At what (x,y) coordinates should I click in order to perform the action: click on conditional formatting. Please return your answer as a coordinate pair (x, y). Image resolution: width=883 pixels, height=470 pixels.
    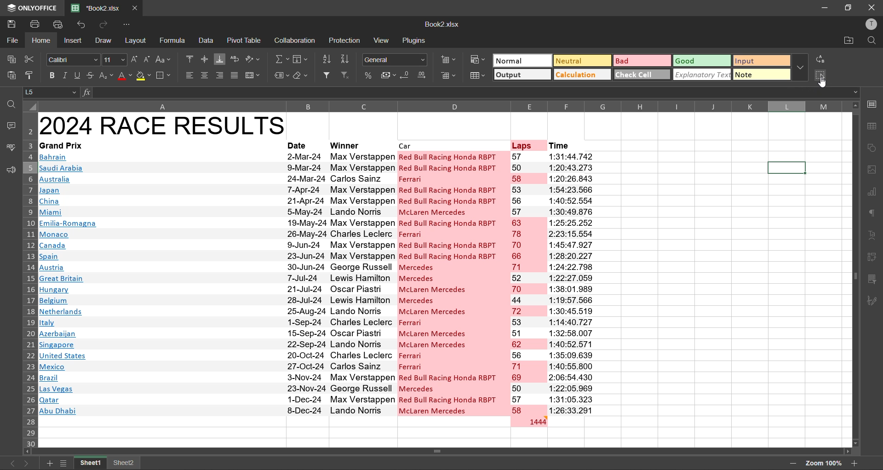
    Looking at the image, I should click on (476, 59).